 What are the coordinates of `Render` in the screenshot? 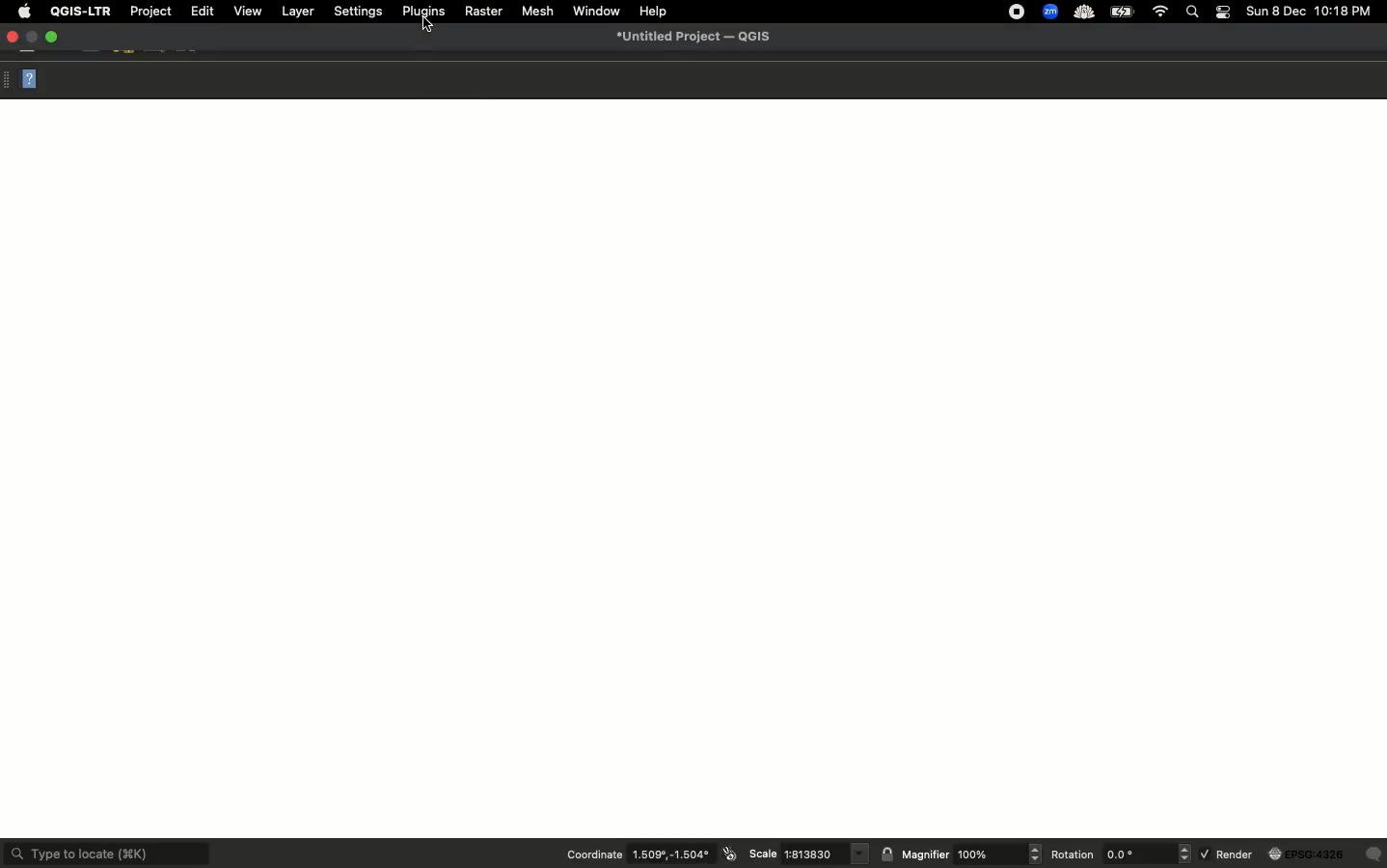 It's located at (1292, 856).